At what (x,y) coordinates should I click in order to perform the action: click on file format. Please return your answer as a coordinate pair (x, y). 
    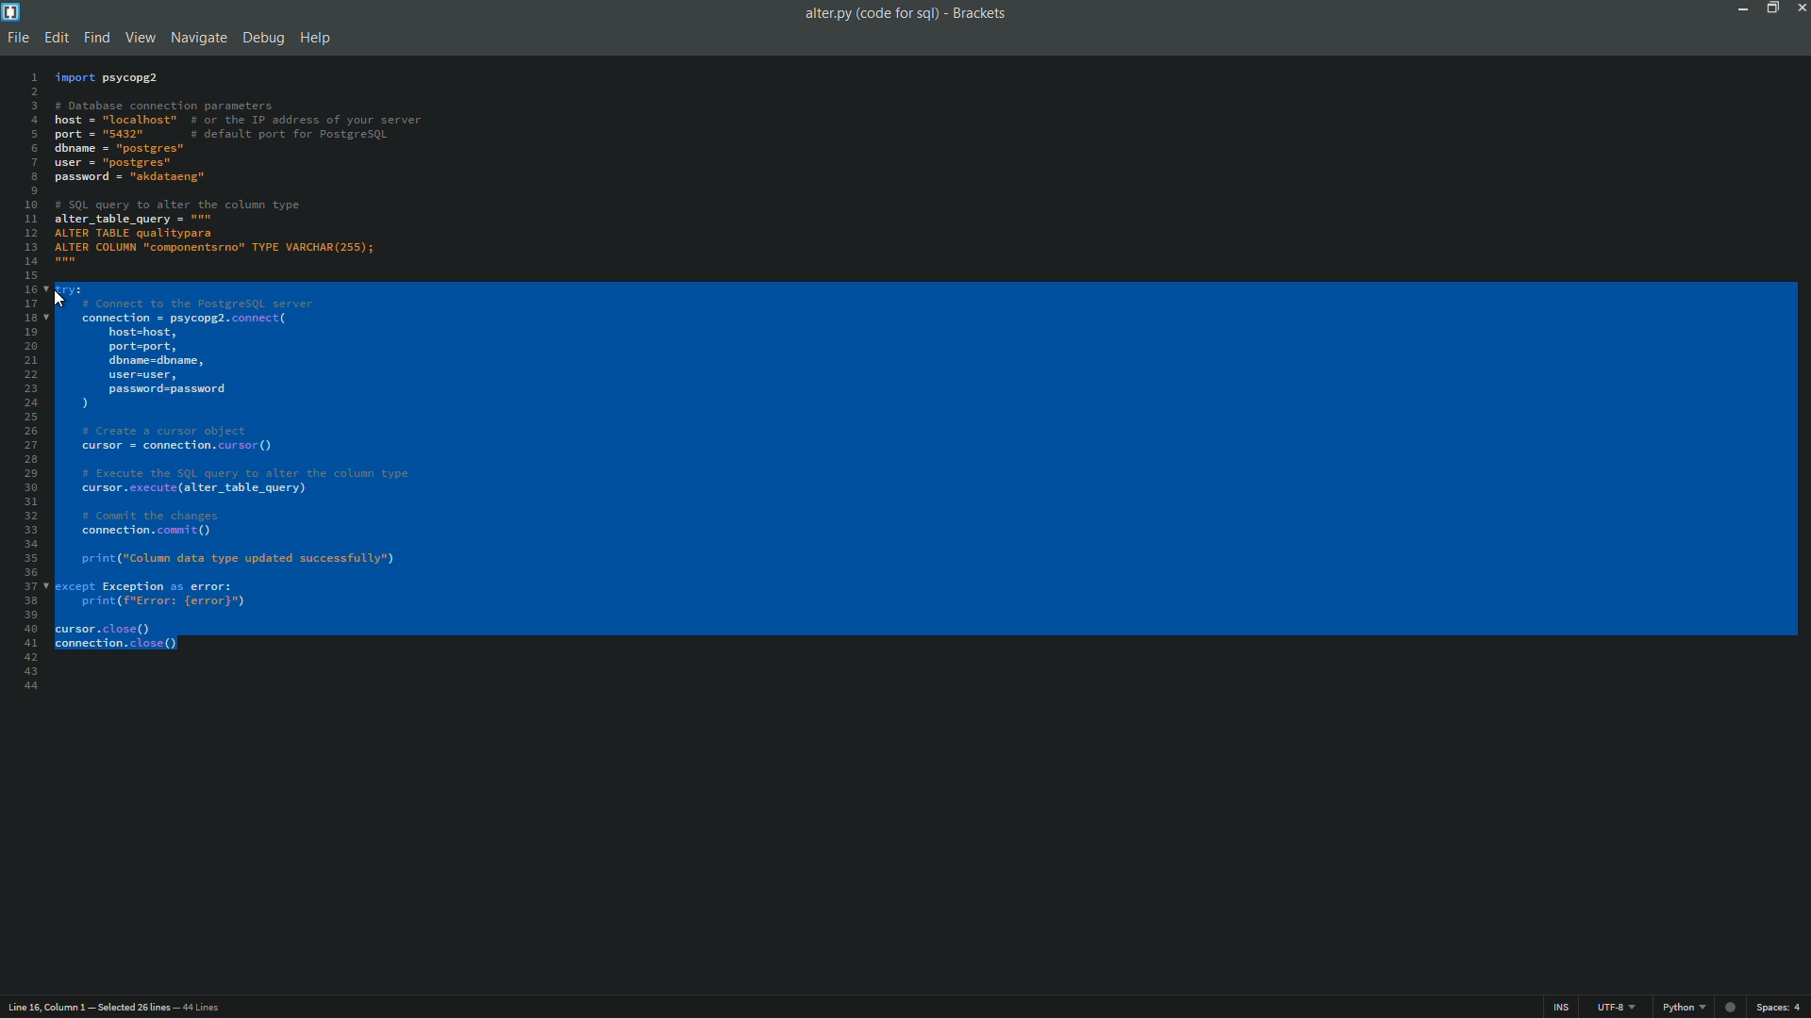
    Looking at the image, I should click on (1701, 1008).